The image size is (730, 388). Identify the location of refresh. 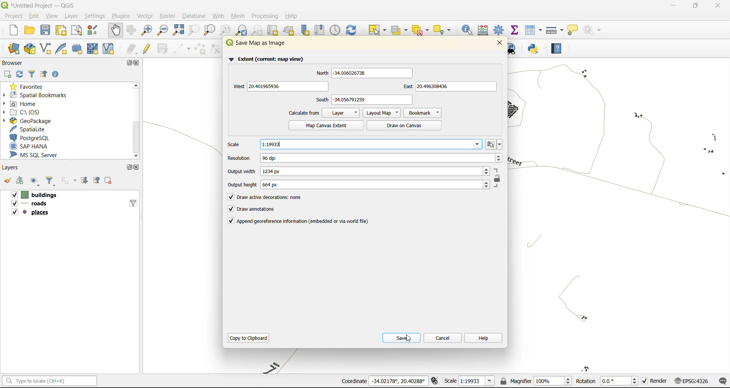
(20, 76).